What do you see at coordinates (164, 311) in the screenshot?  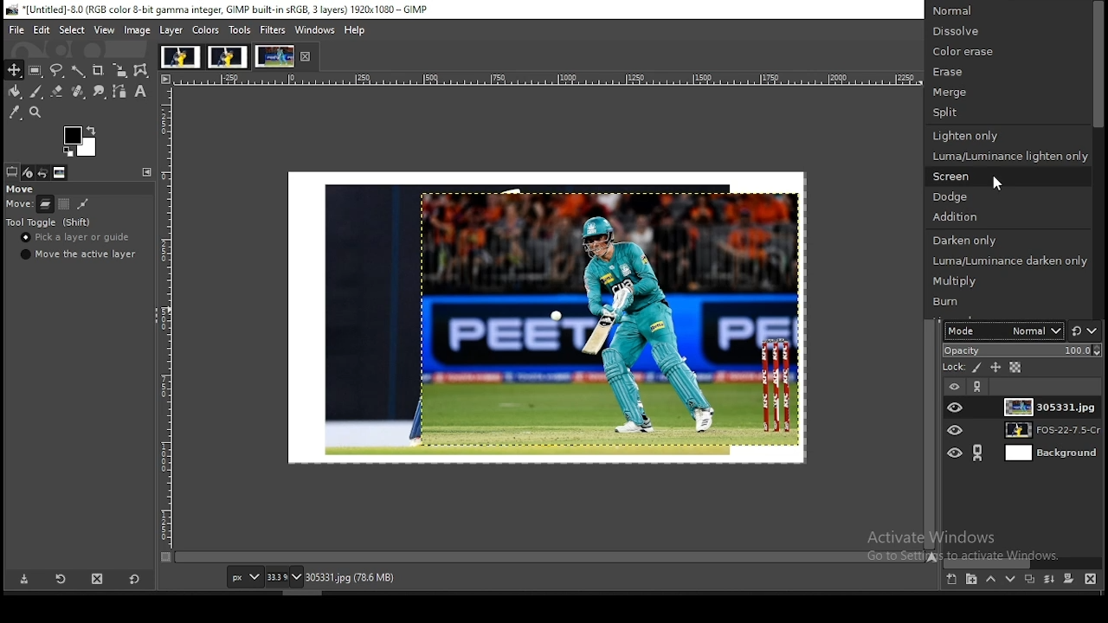 I see `scale` at bounding box center [164, 311].